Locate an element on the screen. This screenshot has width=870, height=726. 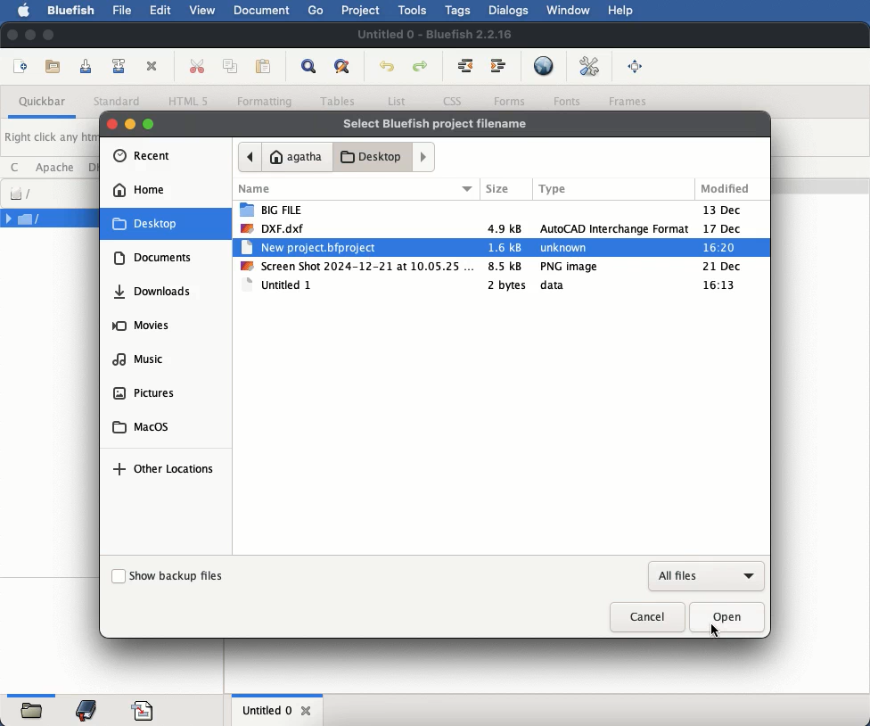
tags is located at coordinates (461, 10).